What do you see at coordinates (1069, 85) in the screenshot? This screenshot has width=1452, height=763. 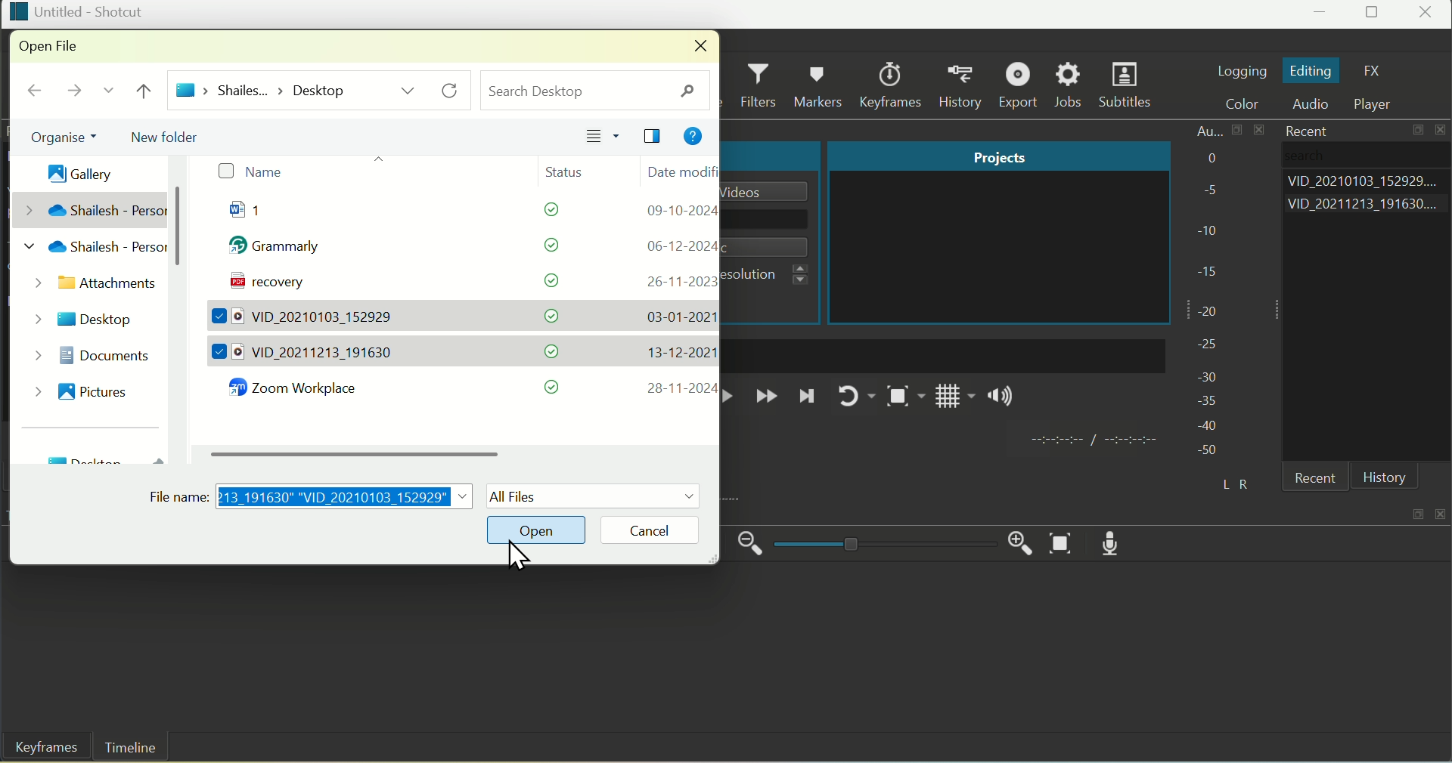 I see `Jobs` at bounding box center [1069, 85].